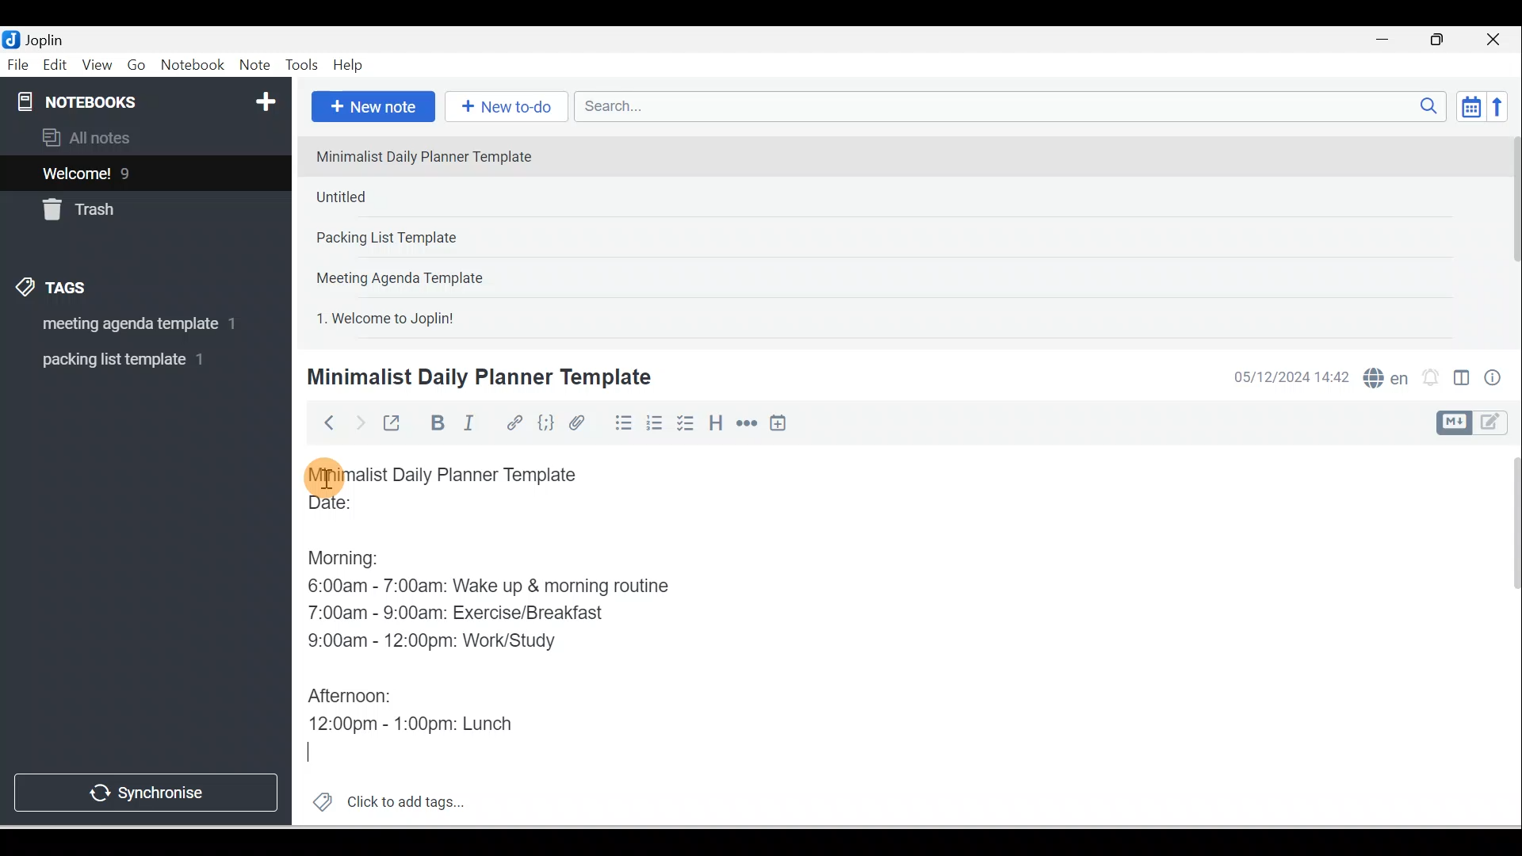 This screenshot has width=1522, height=856. What do you see at coordinates (1470, 105) in the screenshot?
I see `Toggle sort order` at bounding box center [1470, 105].